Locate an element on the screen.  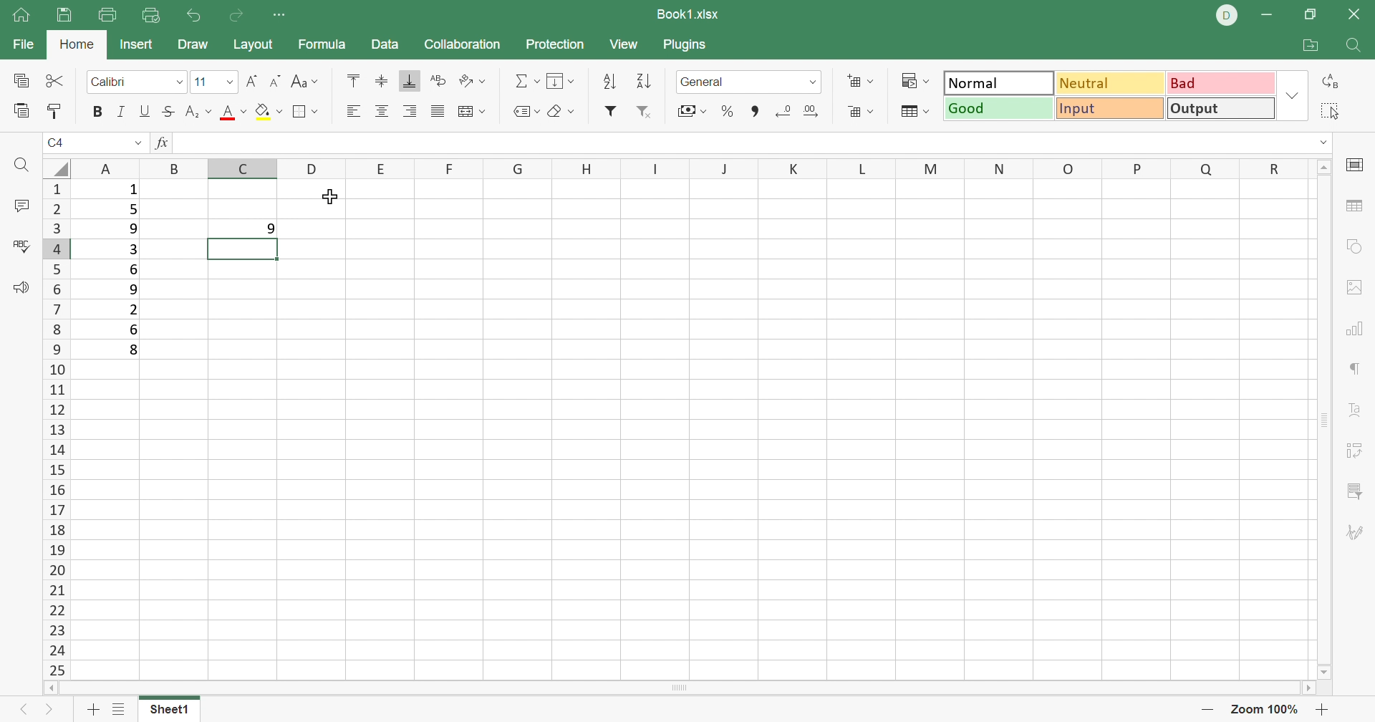
Percent style is located at coordinates (725, 111).